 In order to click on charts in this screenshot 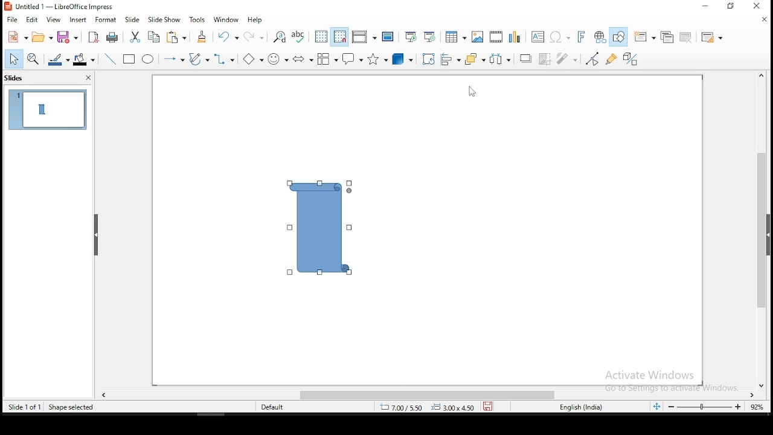, I will do `click(515, 35)`.